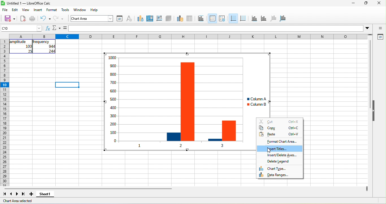 The image size is (386, 204). Describe the element at coordinates (188, 36) in the screenshot. I see `column headings` at that location.